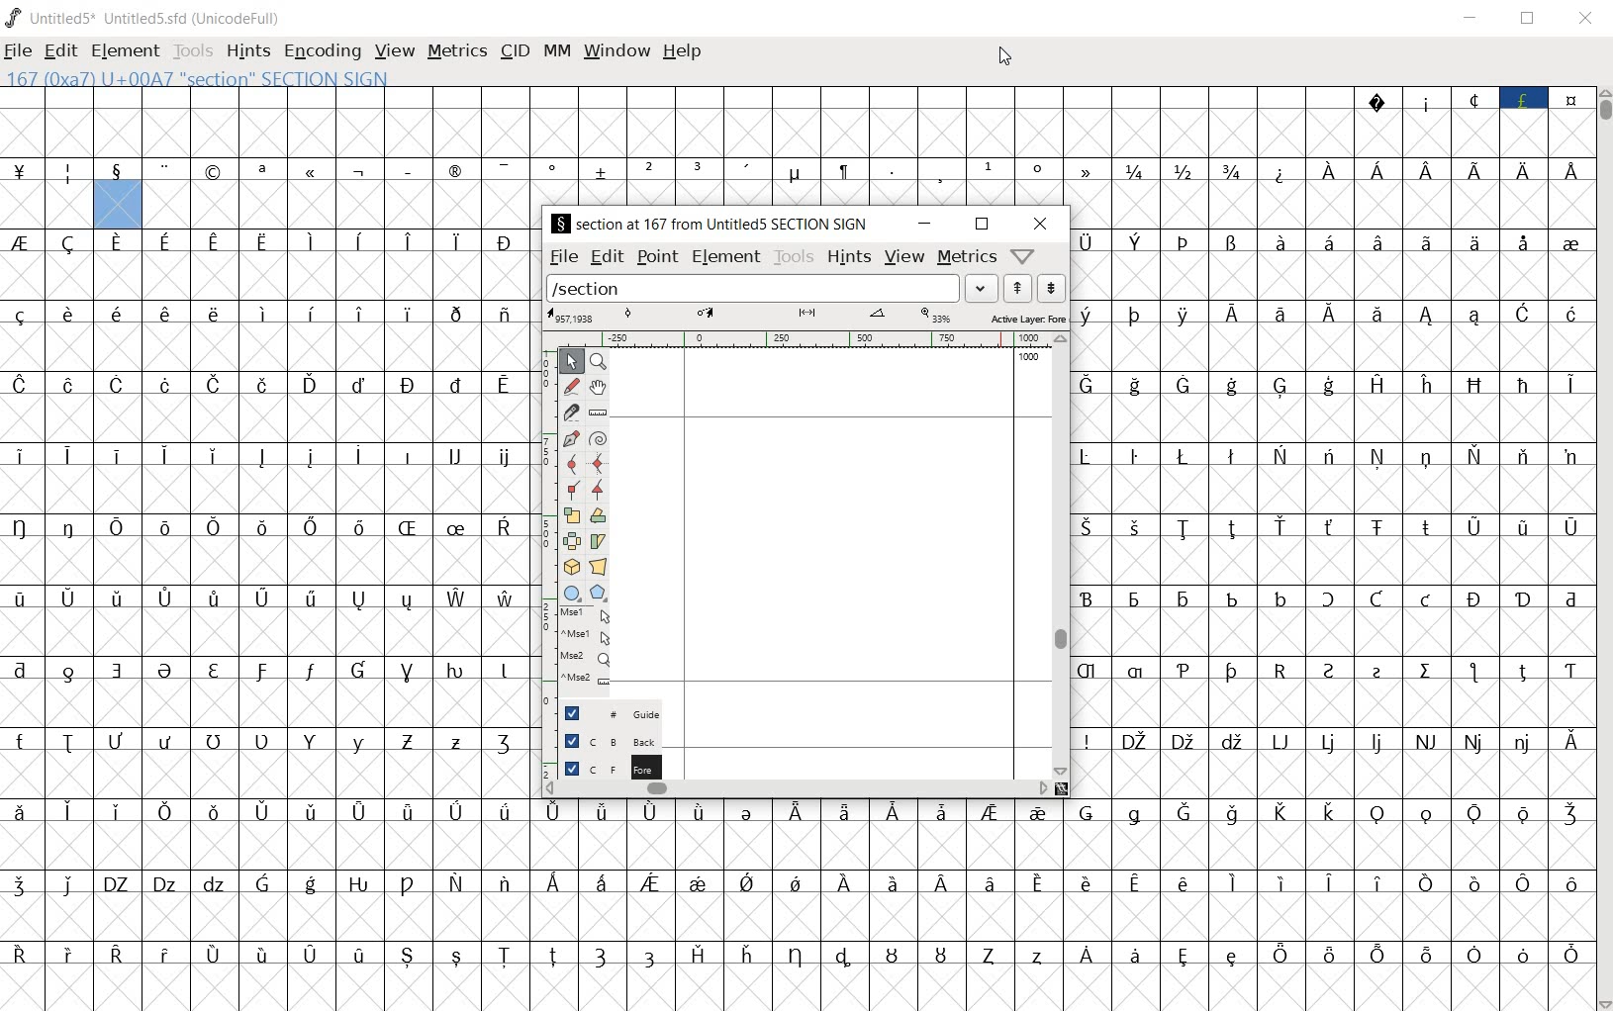  I want to click on tools, so click(796, 257).